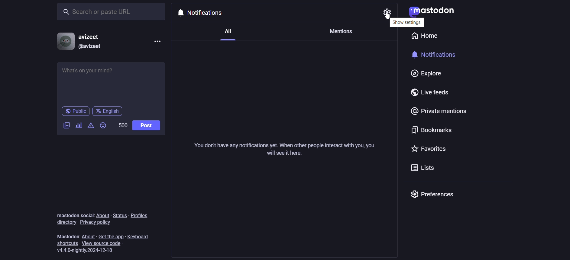  Describe the element at coordinates (147, 125) in the screenshot. I see `post` at that location.